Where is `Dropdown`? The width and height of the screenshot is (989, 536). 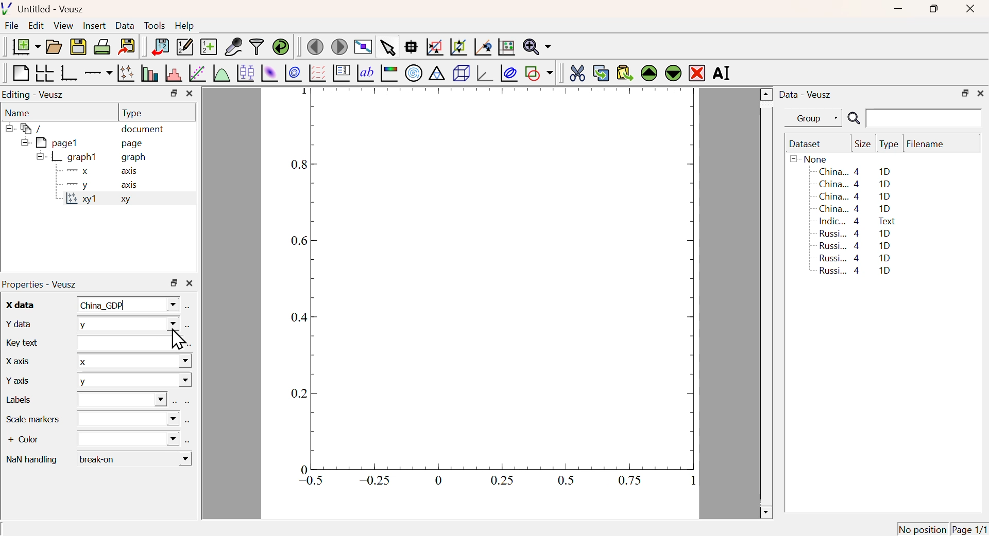 Dropdown is located at coordinates (122, 400).